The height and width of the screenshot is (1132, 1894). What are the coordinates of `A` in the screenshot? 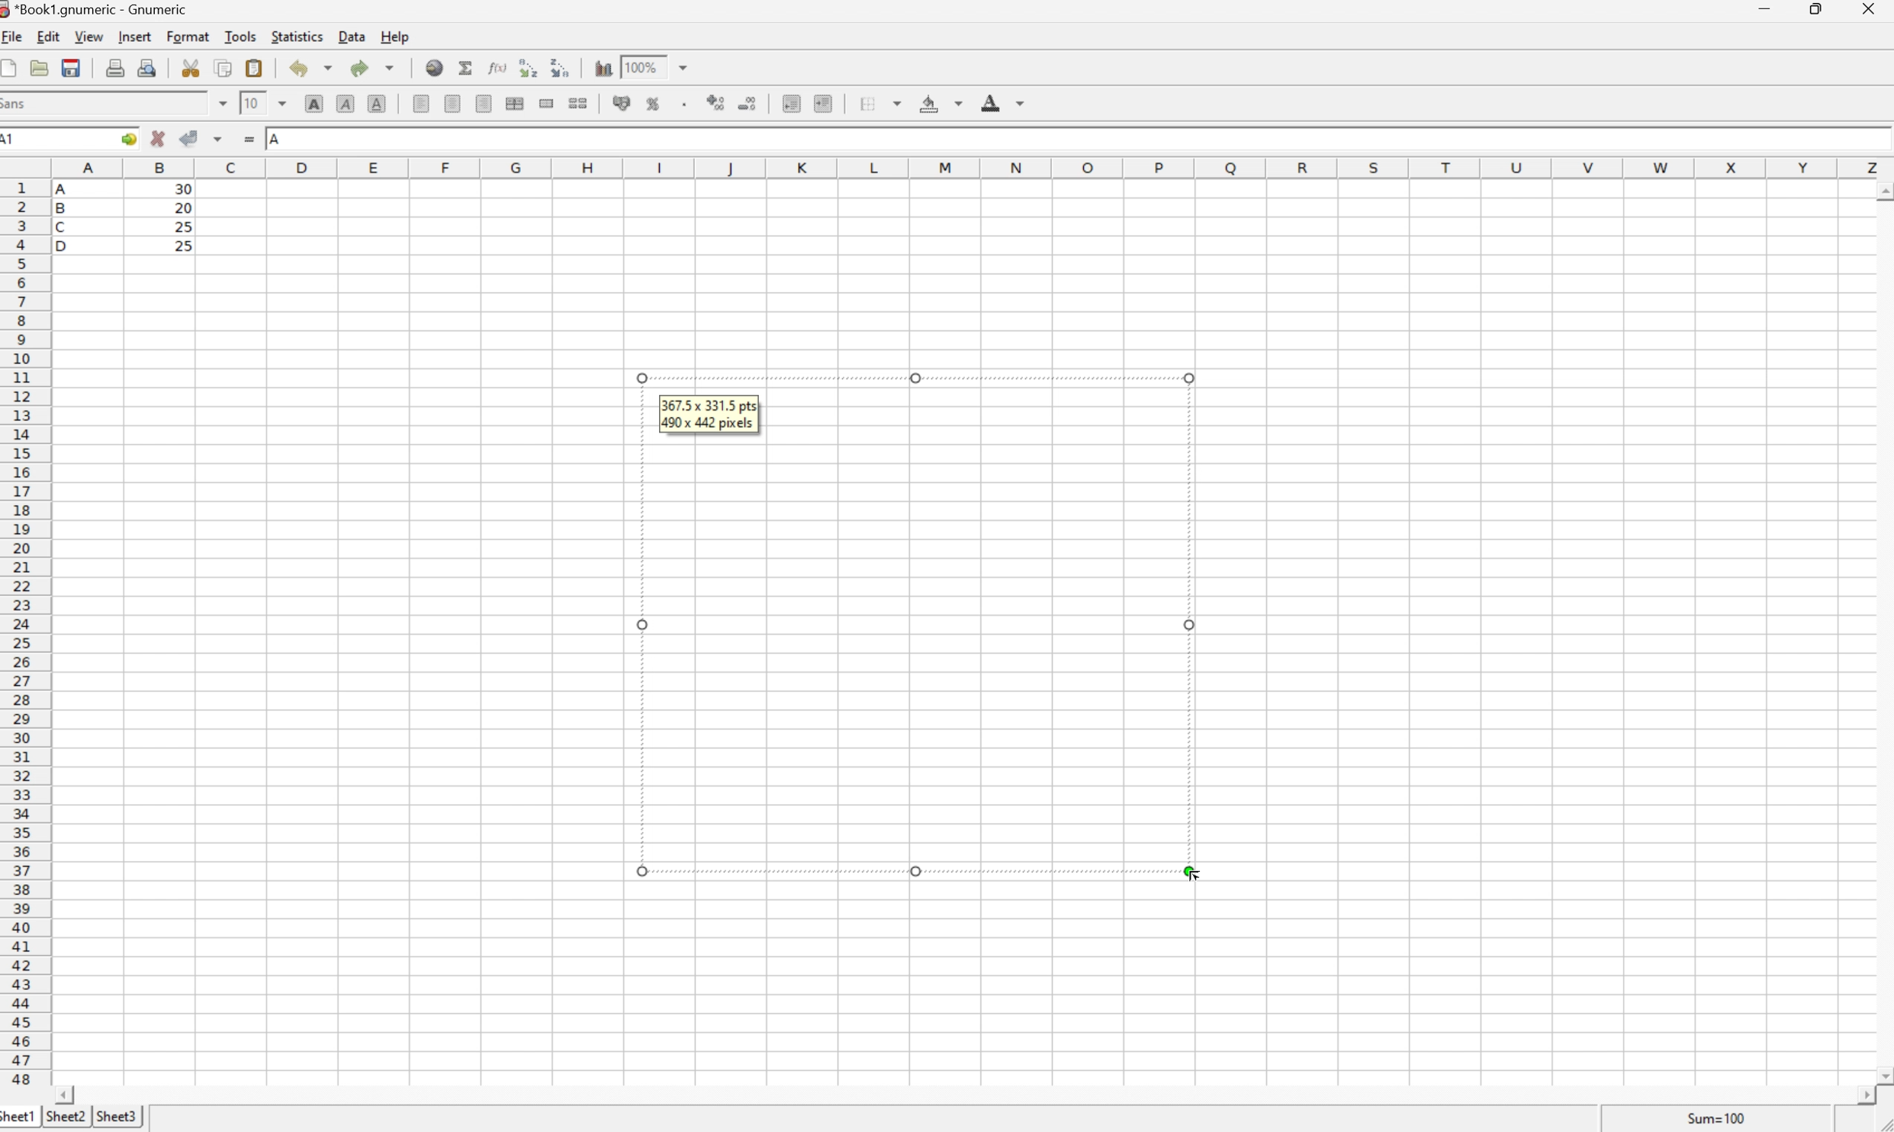 It's located at (276, 140).